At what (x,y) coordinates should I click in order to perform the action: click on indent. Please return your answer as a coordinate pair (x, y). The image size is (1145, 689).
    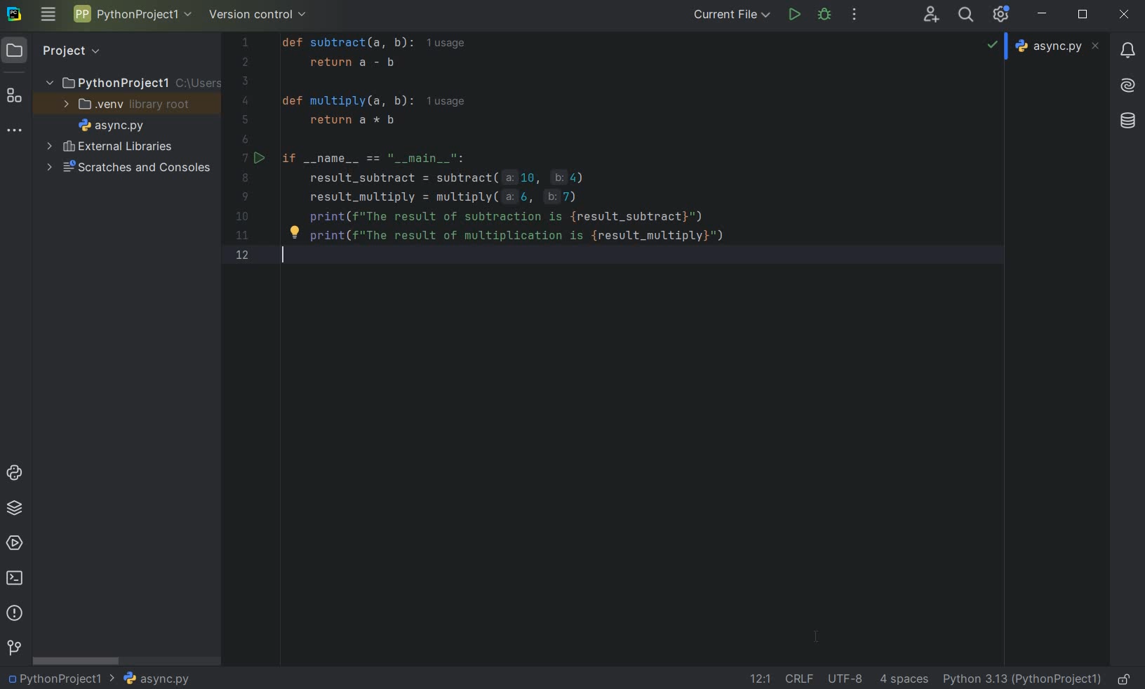
    Looking at the image, I should click on (904, 679).